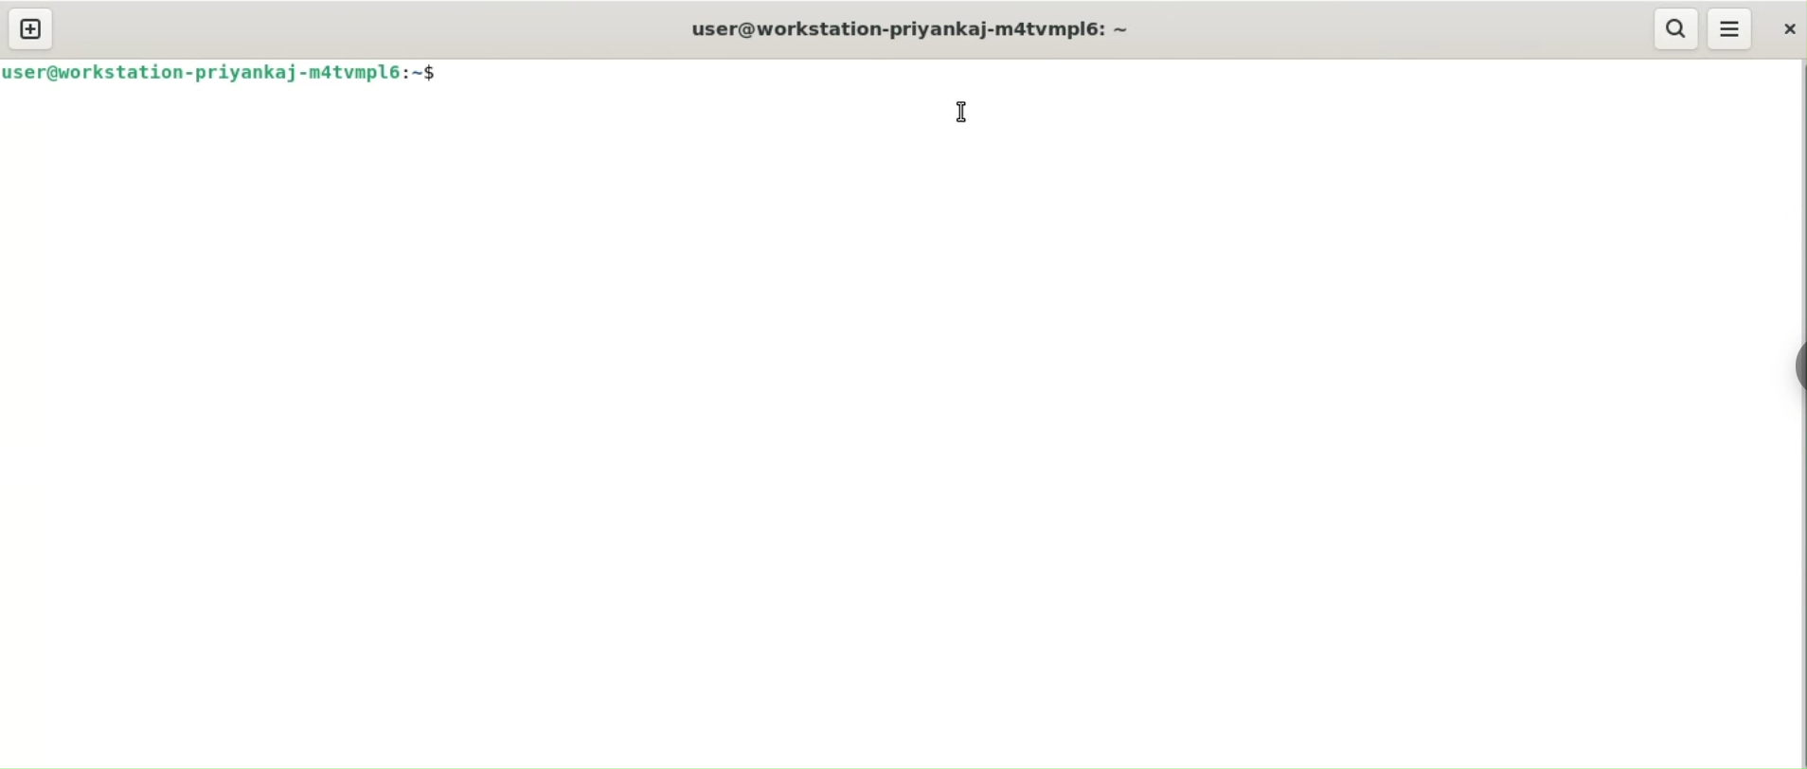 This screenshot has width=1807, height=769. What do you see at coordinates (963, 112) in the screenshot?
I see `cursor` at bounding box center [963, 112].